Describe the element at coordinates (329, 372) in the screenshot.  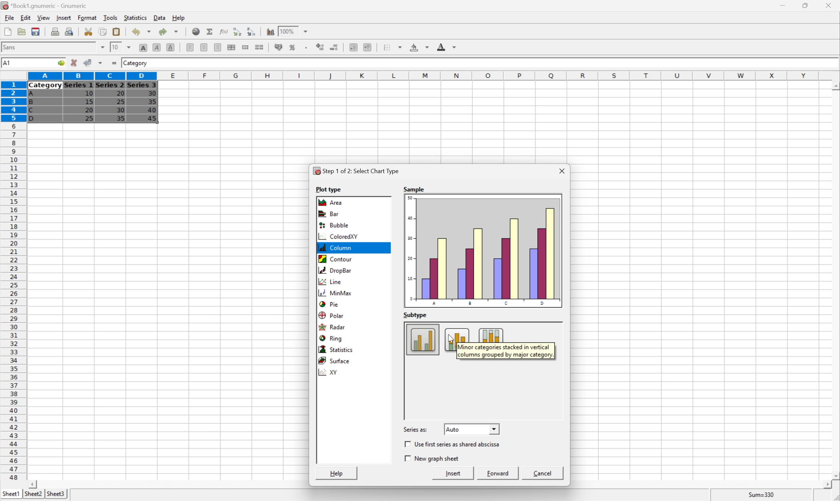
I see `XY` at that location.